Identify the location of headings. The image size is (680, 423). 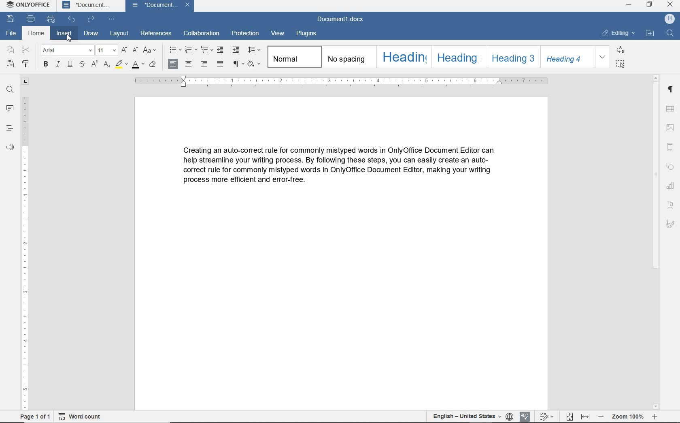
(9, 129).